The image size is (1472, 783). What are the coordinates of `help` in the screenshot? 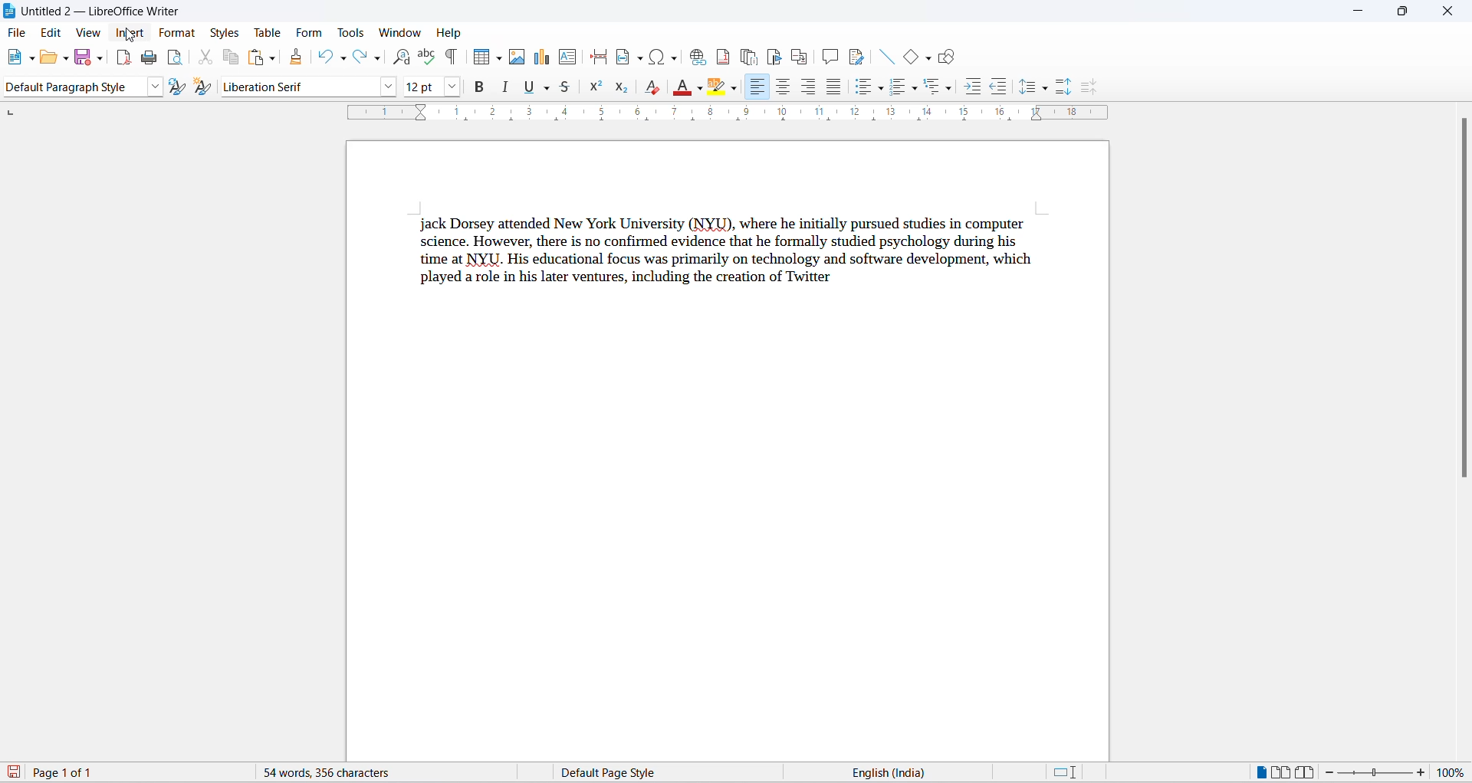 It's located at (448, 33).